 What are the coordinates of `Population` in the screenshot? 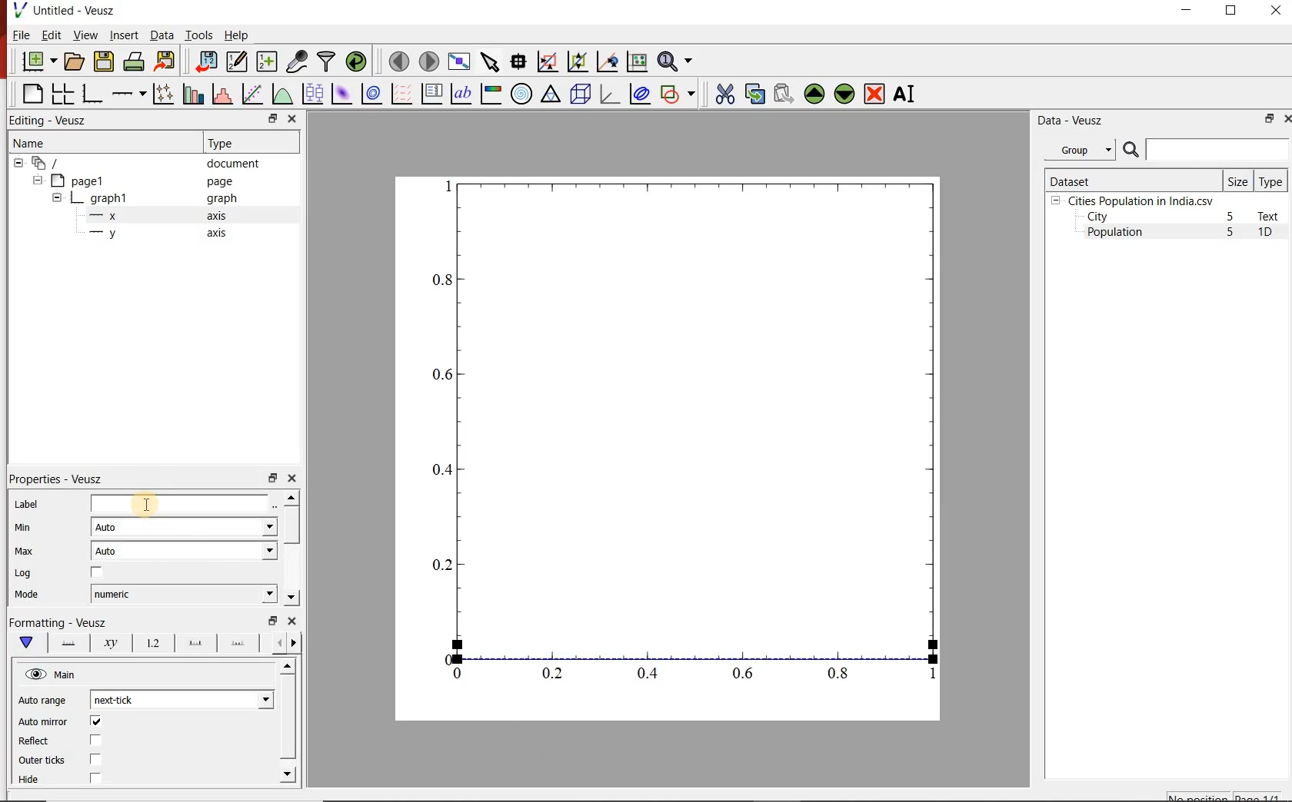 It's located at (1115, 234).